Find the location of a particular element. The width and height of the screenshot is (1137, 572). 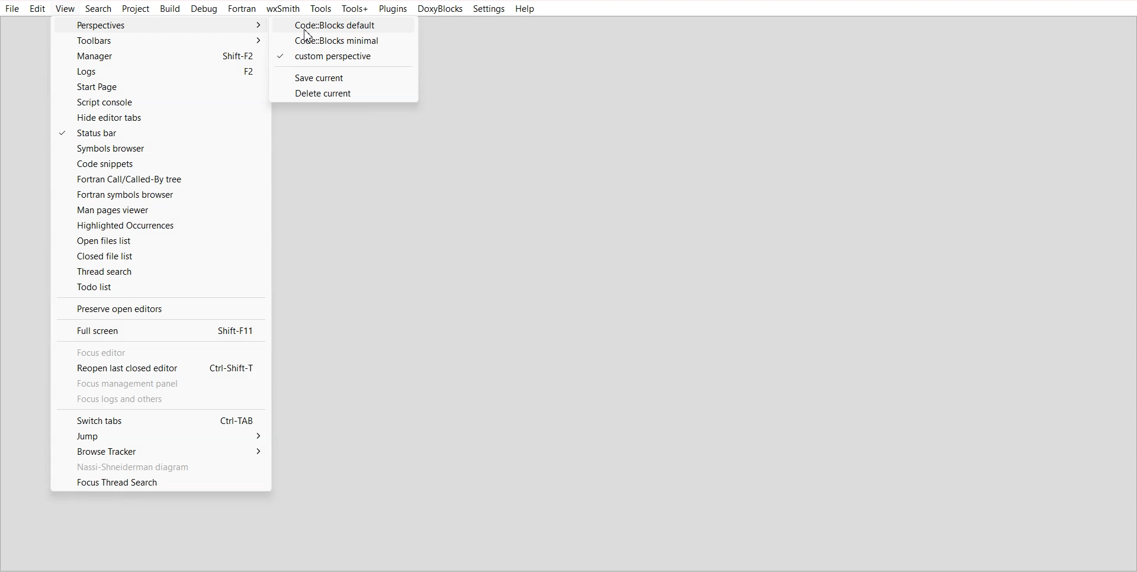

Custom perspective is located at coordinates (342, 57).